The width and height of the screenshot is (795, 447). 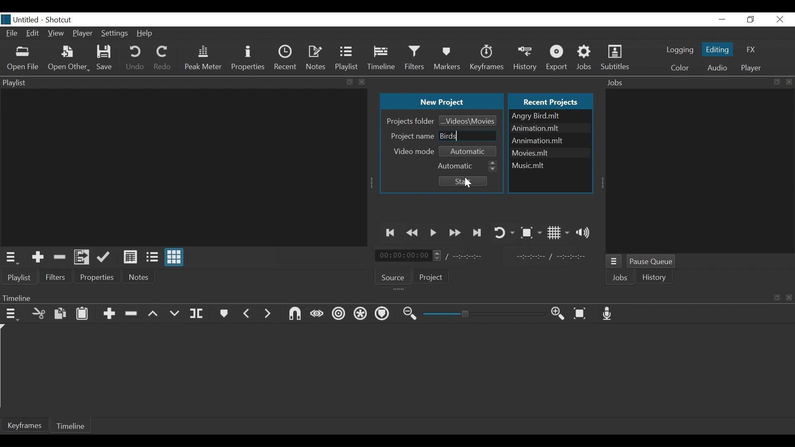 What do you see at coordinates (393, 276) in the screenshot?
I see `Source` at bounding box center [393, 276].